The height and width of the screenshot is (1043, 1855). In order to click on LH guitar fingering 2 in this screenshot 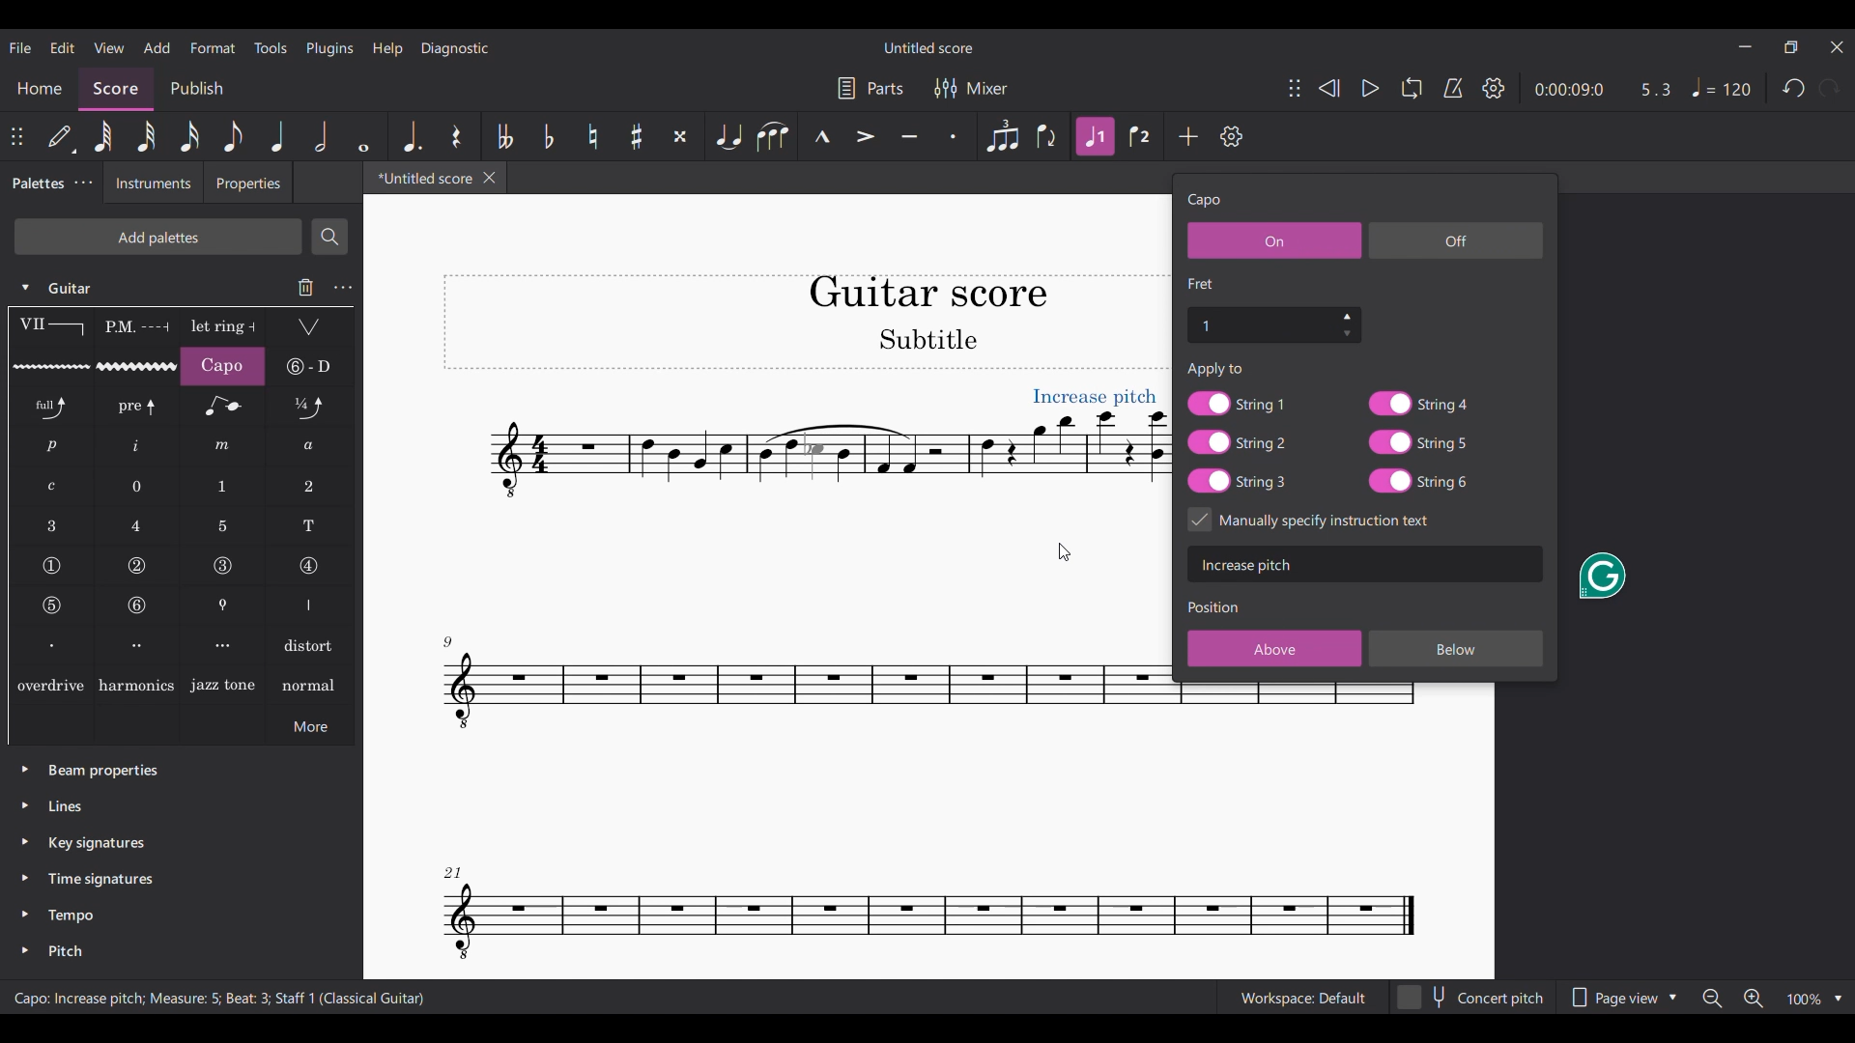, I will do `click(309, 487)`.